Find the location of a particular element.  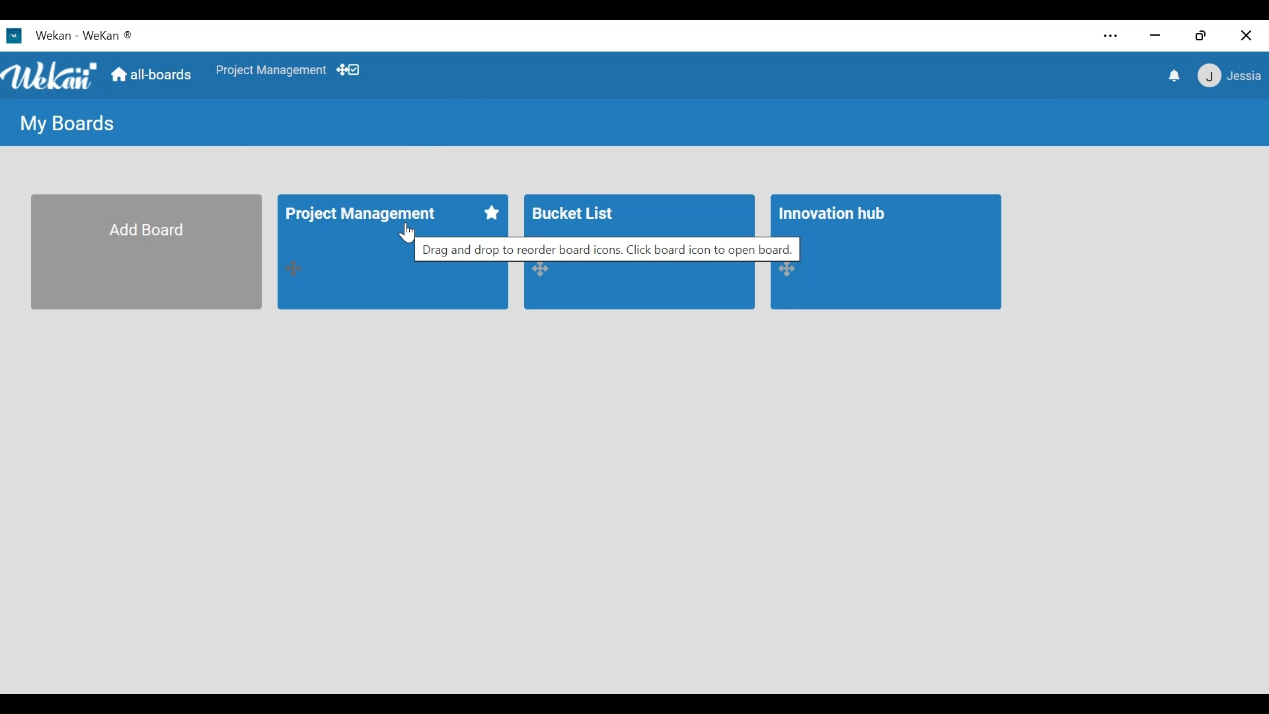

Project Management is located at coordinates (366, 214).